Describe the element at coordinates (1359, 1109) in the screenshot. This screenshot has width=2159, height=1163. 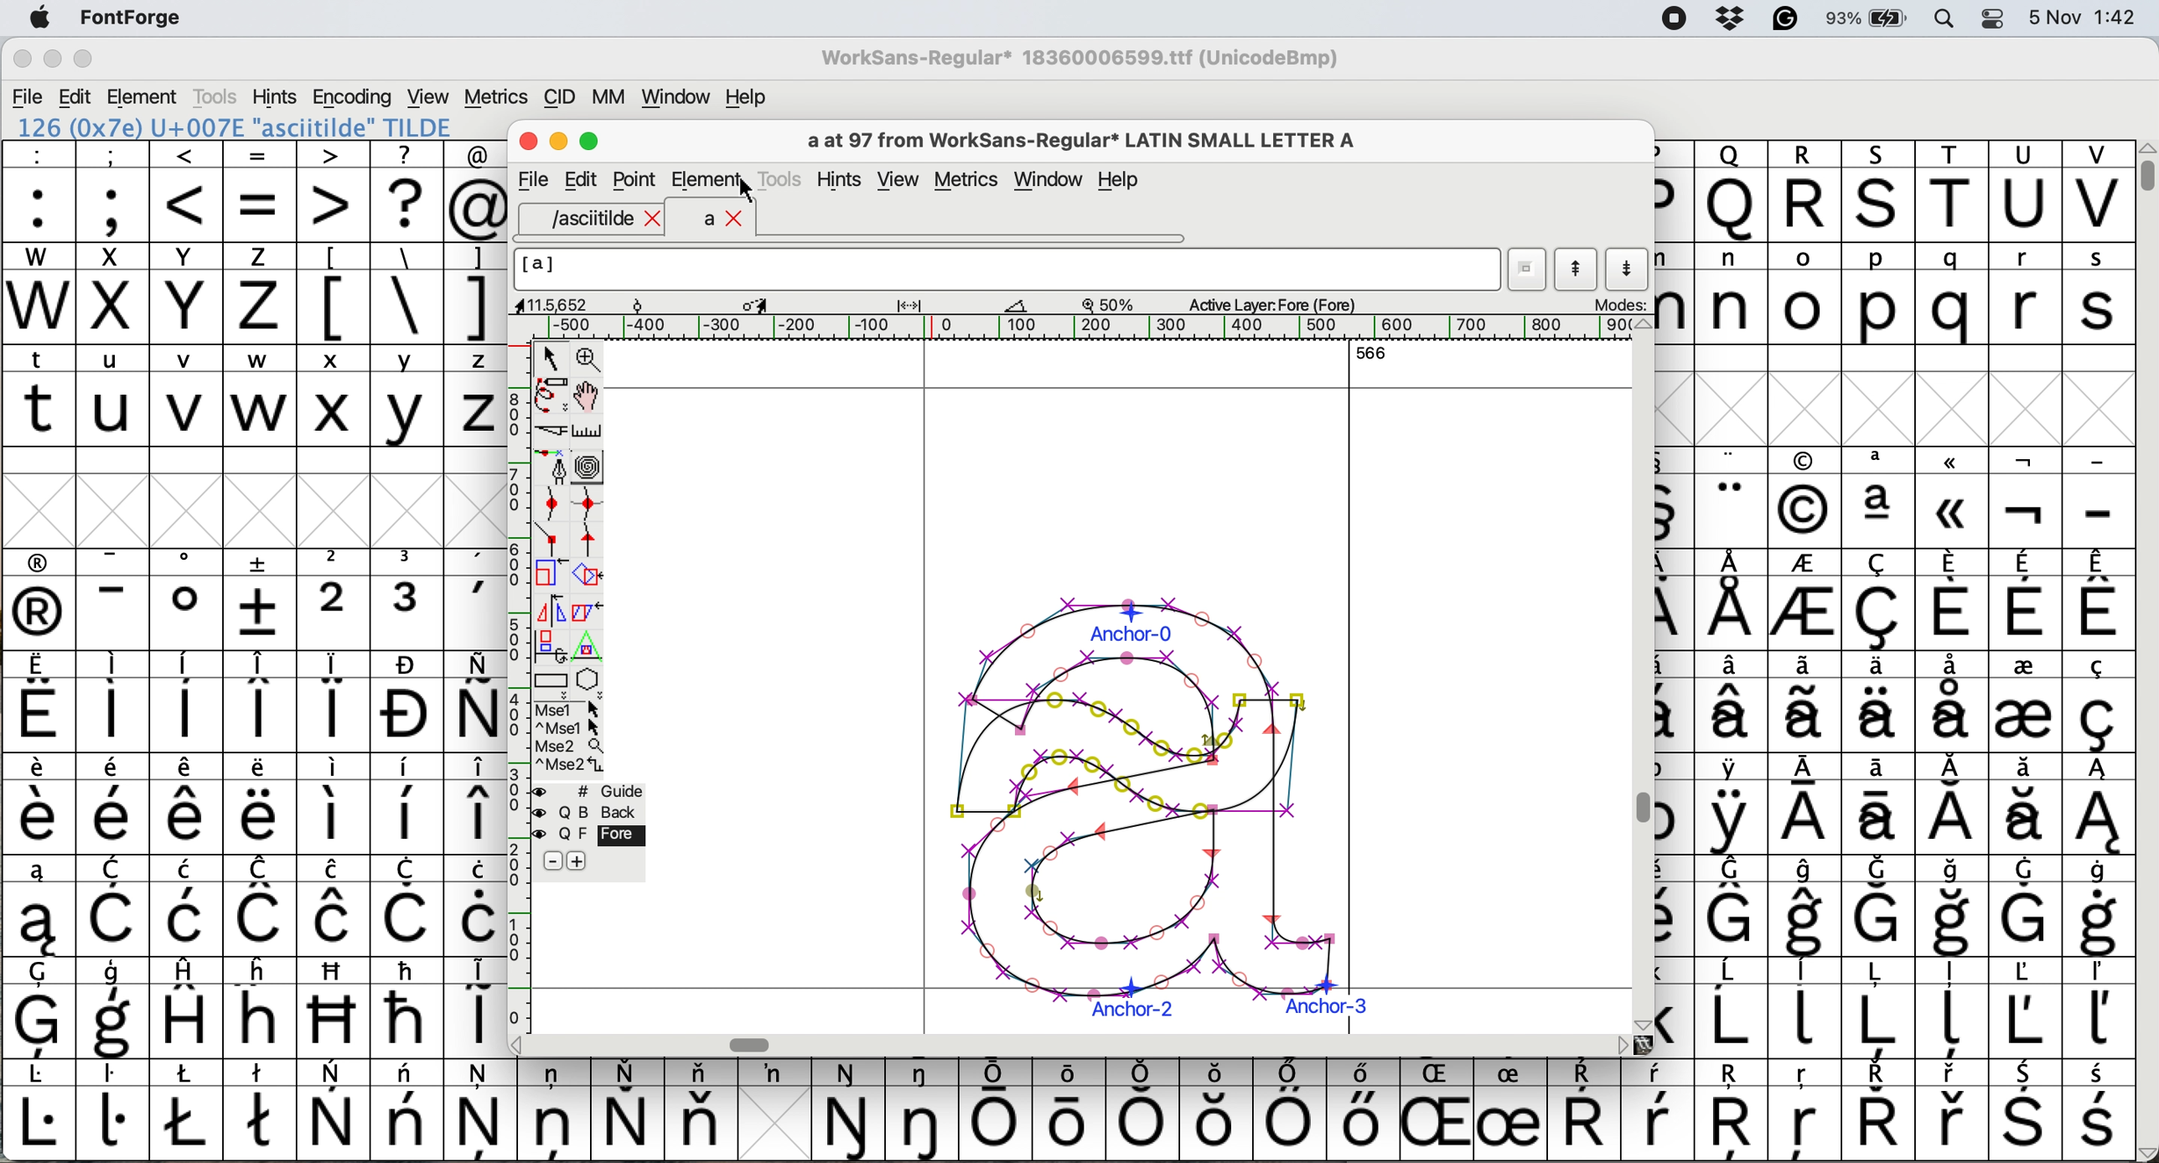
I see `symbol` at that location.